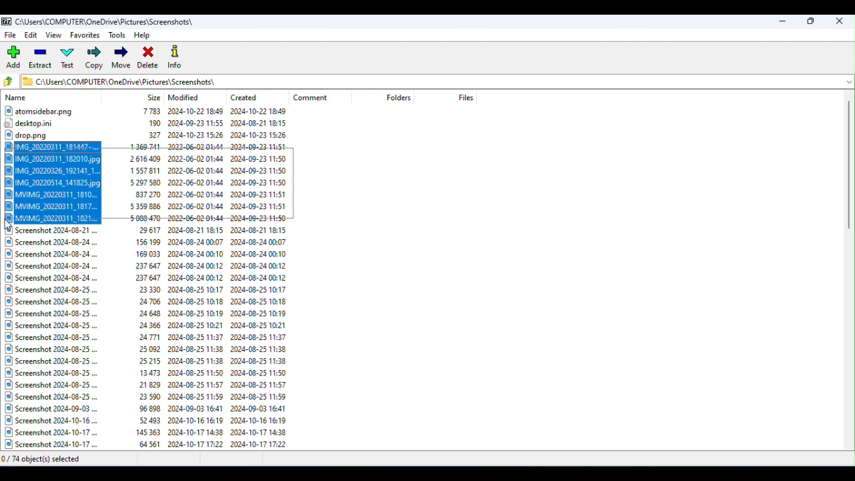 This screenshot has height=481, width=855. Describe the element at coordinates (84, 37) in the screenshot. I see `Favorites` at that location.